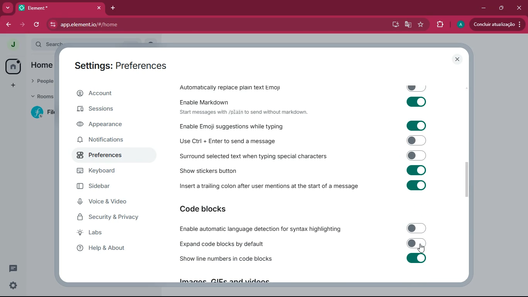  I want to click on refresh, so click(36, 25).